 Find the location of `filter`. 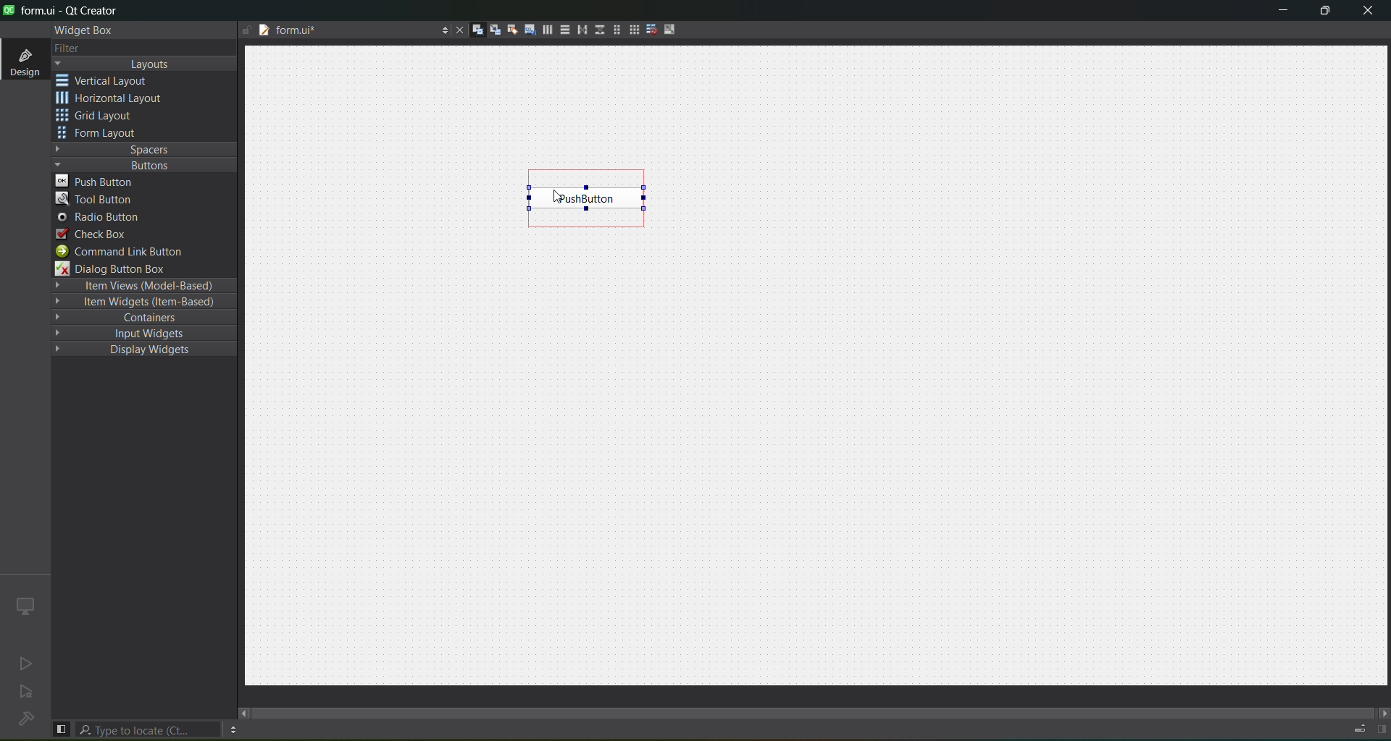

filter is located at coordinates (67, 48).